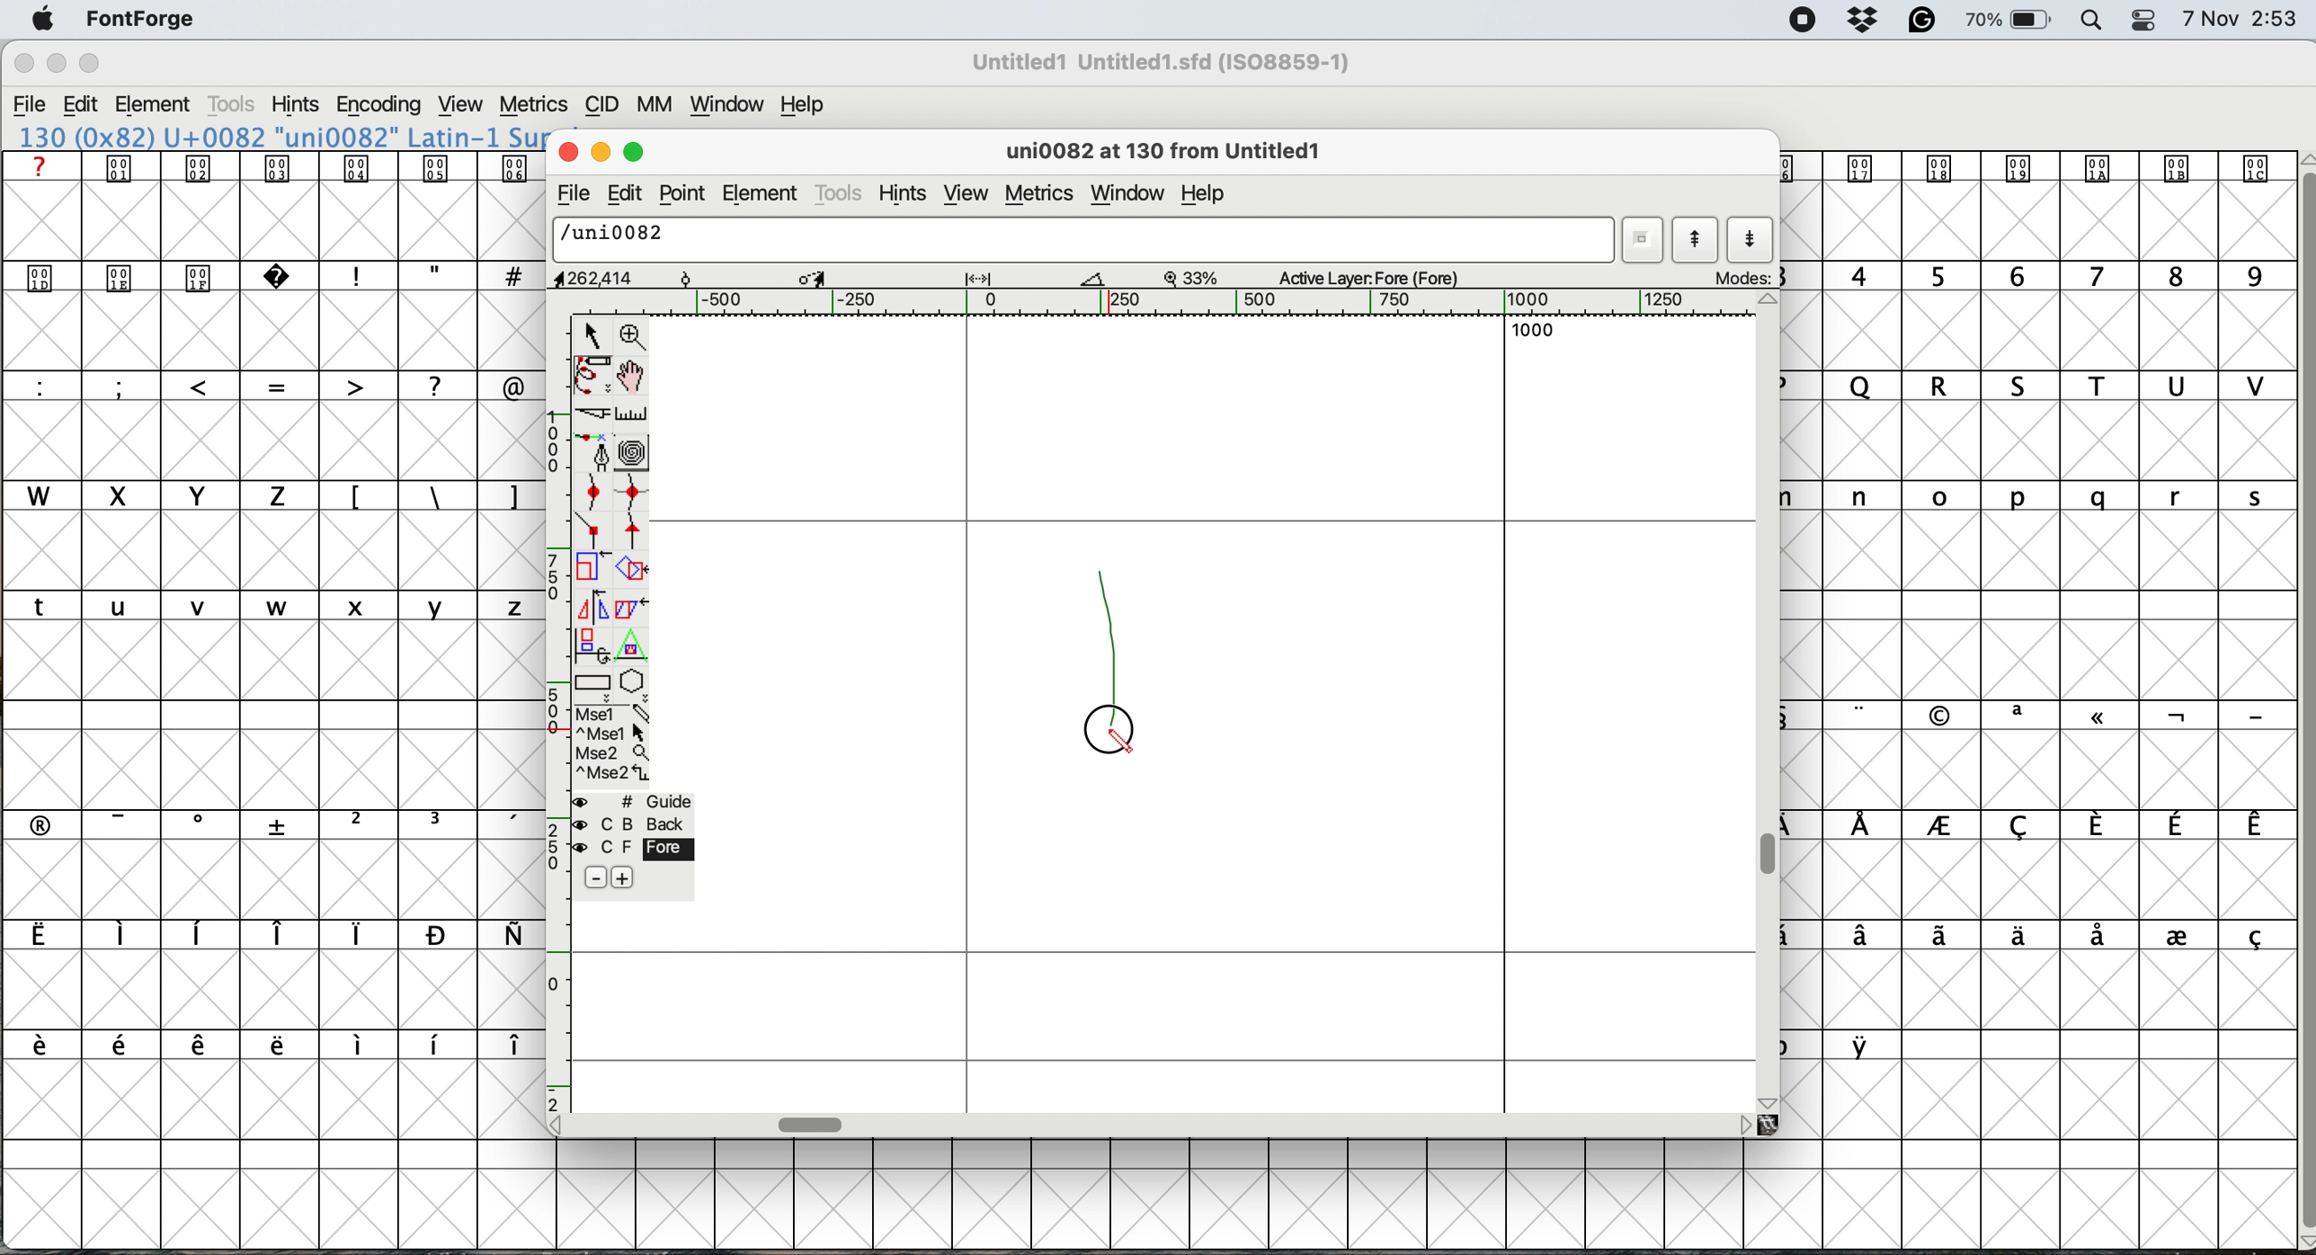  I want to click on add a point then drag out its control points, so click(594, 455).